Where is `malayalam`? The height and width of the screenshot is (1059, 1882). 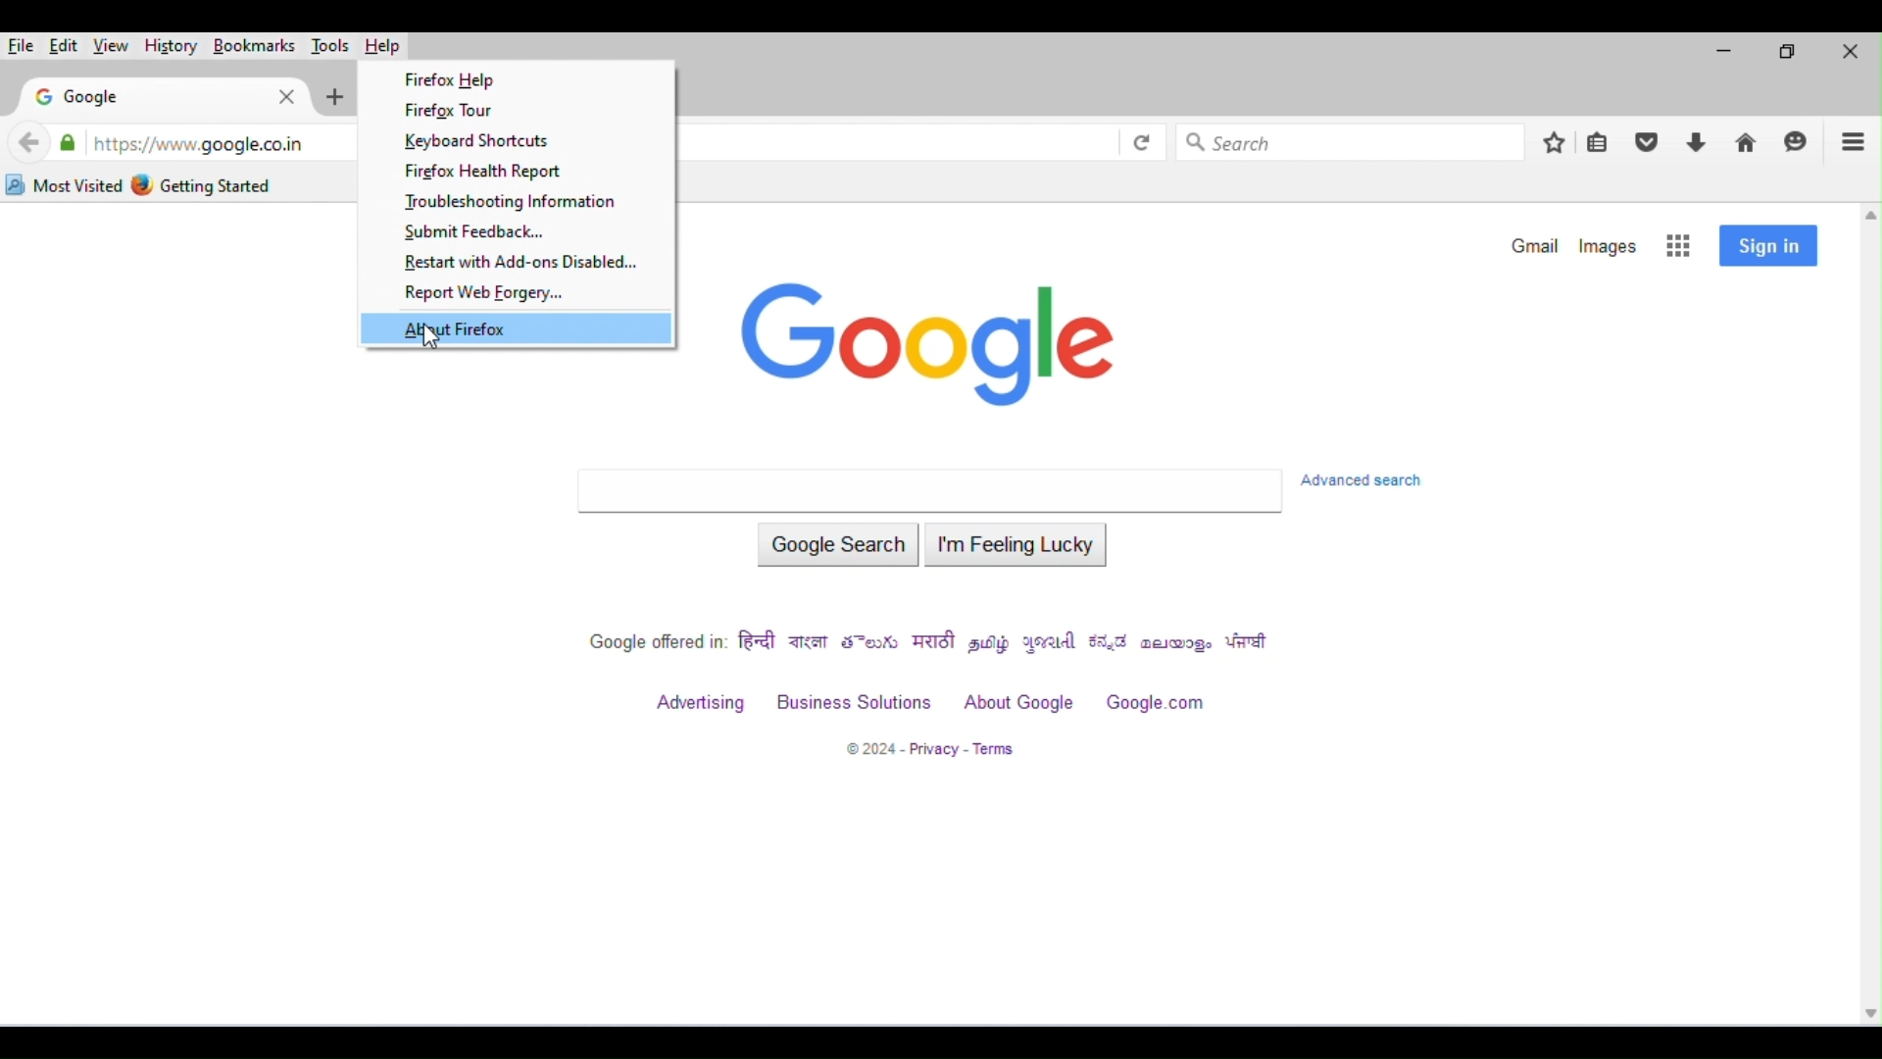
malayalam is located at coordinates (1178, 645).